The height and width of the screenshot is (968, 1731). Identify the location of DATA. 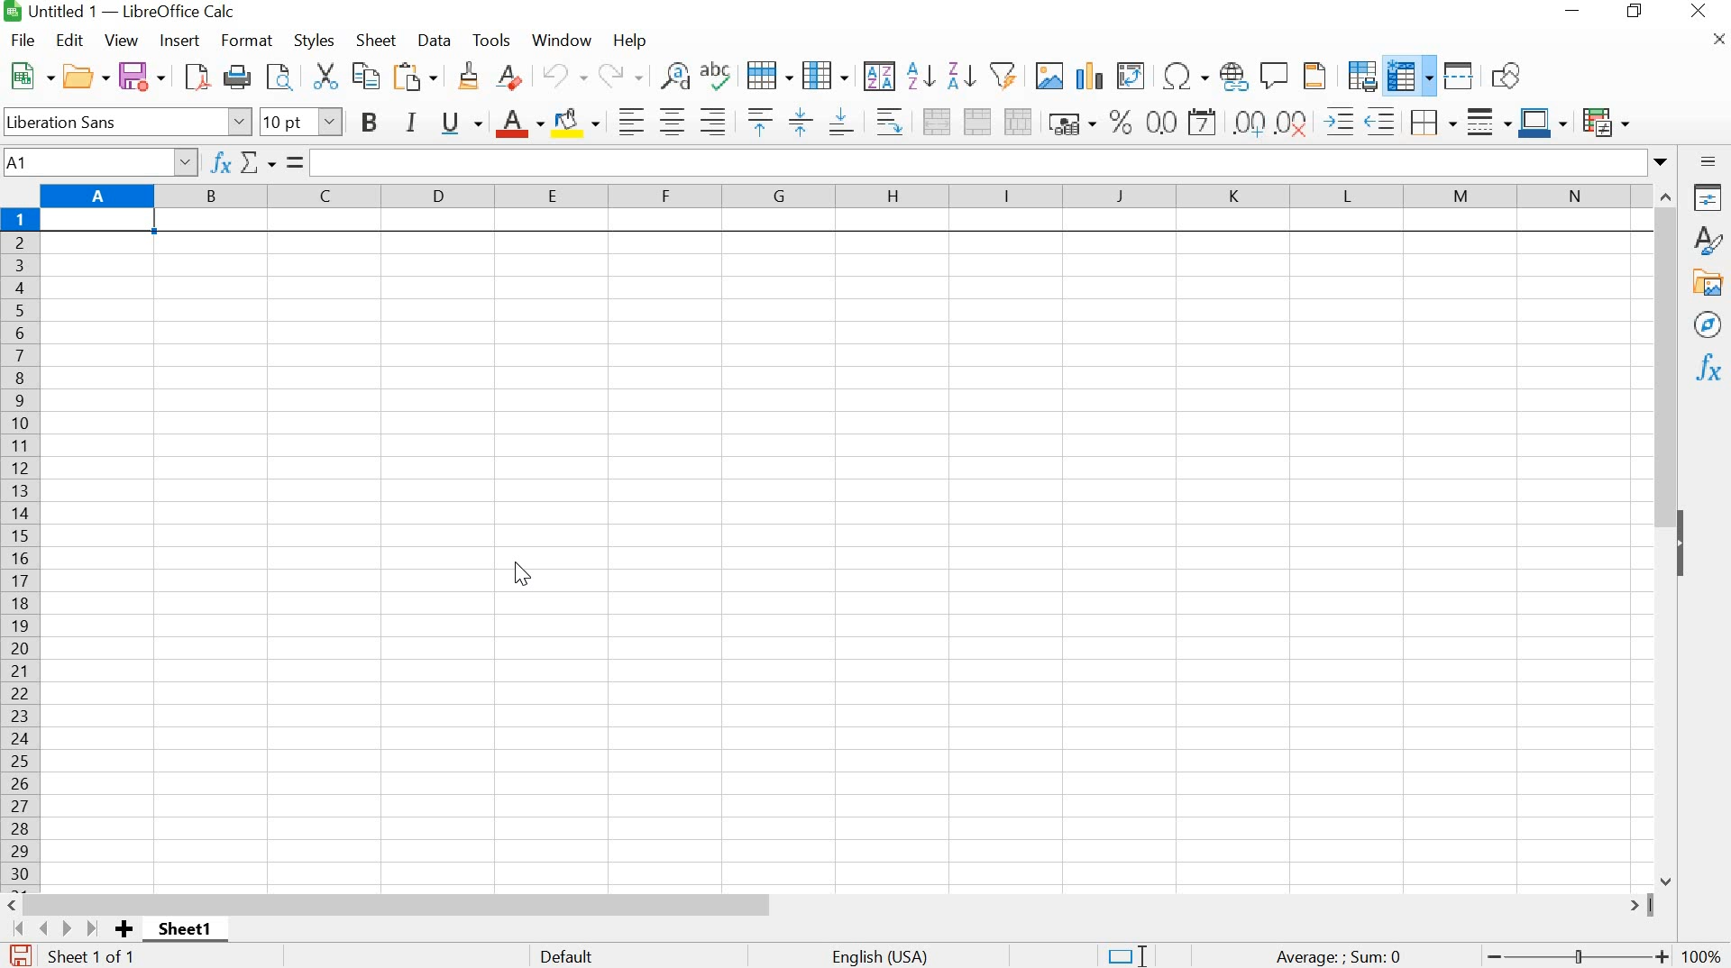
(436, 41).